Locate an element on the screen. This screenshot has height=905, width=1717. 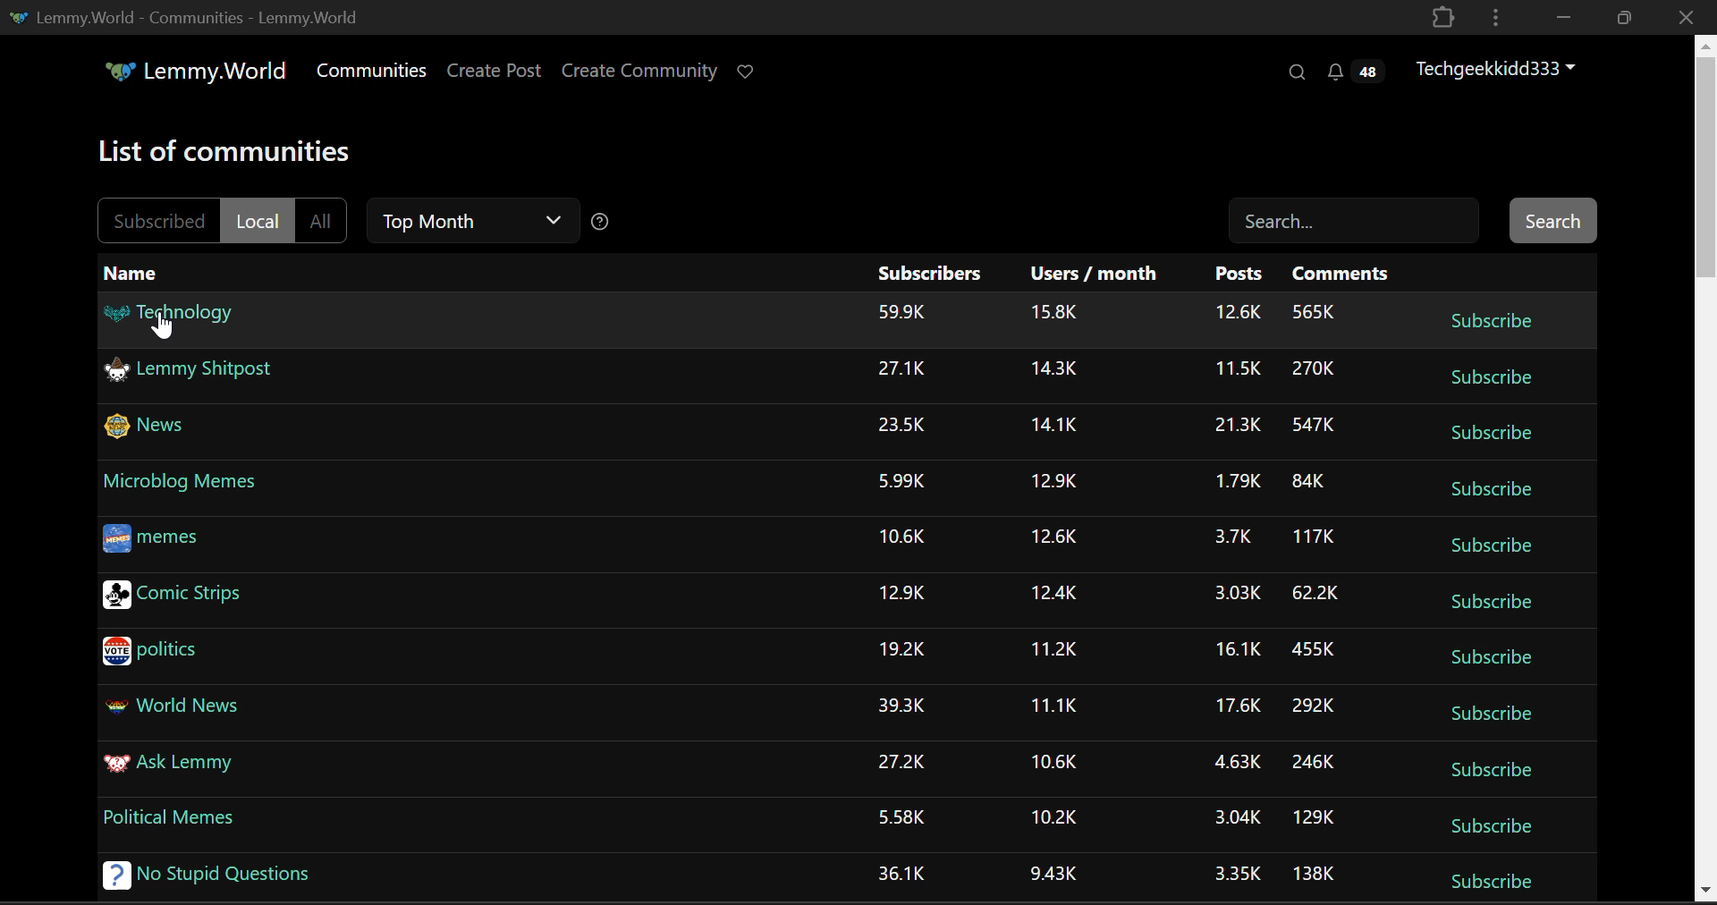
Subscribe is located at coordinates (1498, 373).